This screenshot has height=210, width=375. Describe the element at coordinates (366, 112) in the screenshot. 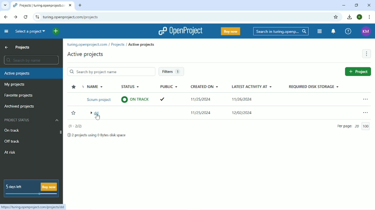

I see `Open menu` at that location.